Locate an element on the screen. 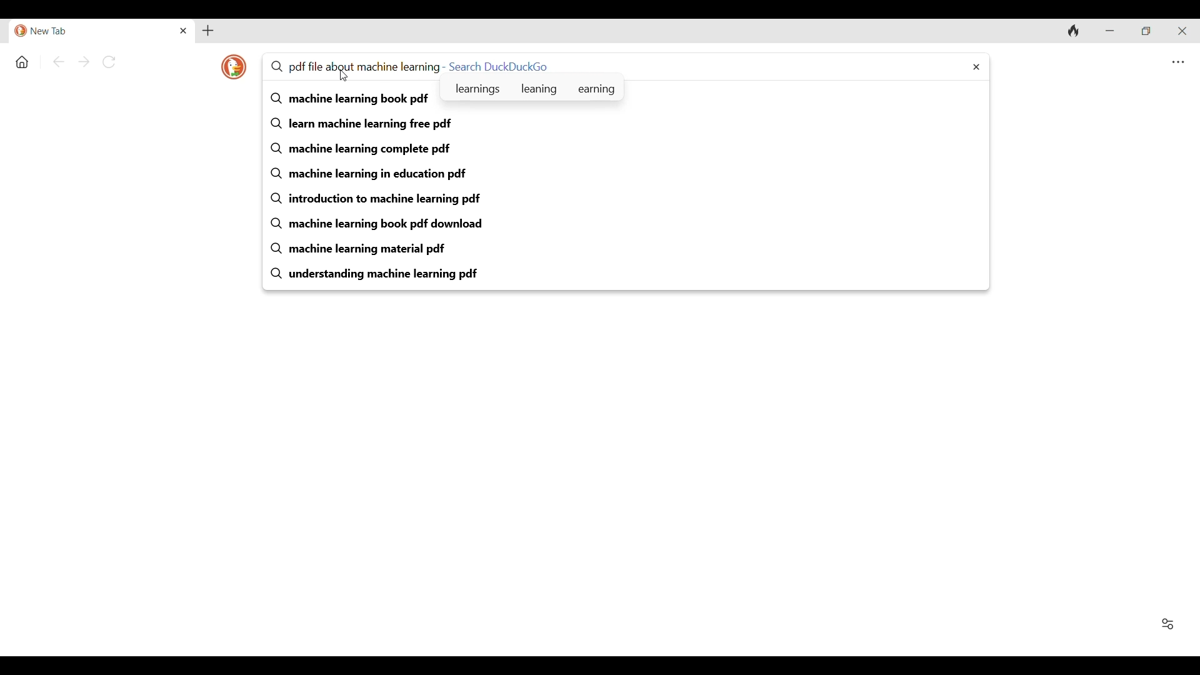  Go forward is located at coordinates (84, 62).